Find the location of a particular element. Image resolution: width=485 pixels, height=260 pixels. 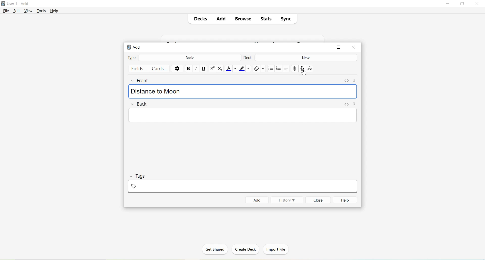

Toggle Sticky is located at coordinates (356, 105).